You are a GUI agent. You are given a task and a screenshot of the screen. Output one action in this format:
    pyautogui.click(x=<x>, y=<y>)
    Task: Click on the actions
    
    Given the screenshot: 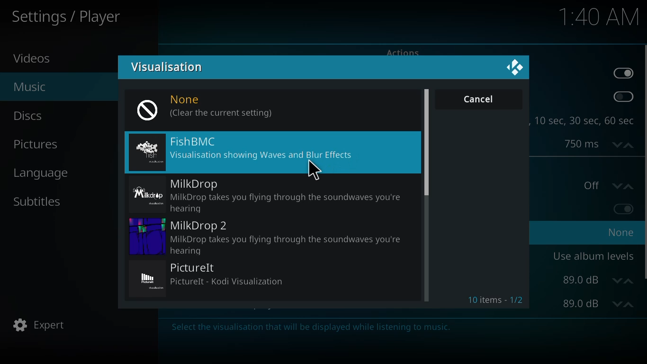 What is the action you would take?
    pyautogui.click(x=402, y=51)
    